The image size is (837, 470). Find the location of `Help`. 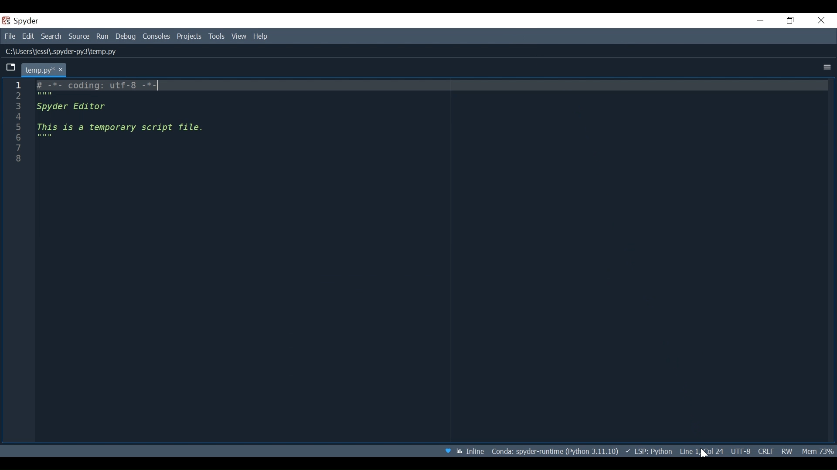

Help is located at coordinates (262, 37).